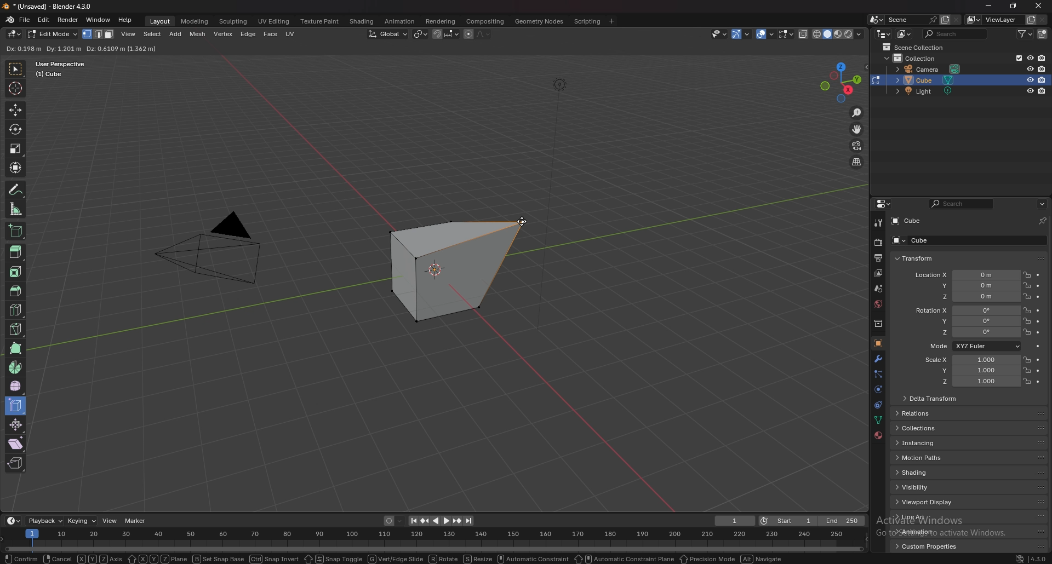 The height and width of the screenshot is (564, 1052). What do you see at coordinates (54, 34) in the screenshot?
I see `object mode` at bounding box center [54, 34].